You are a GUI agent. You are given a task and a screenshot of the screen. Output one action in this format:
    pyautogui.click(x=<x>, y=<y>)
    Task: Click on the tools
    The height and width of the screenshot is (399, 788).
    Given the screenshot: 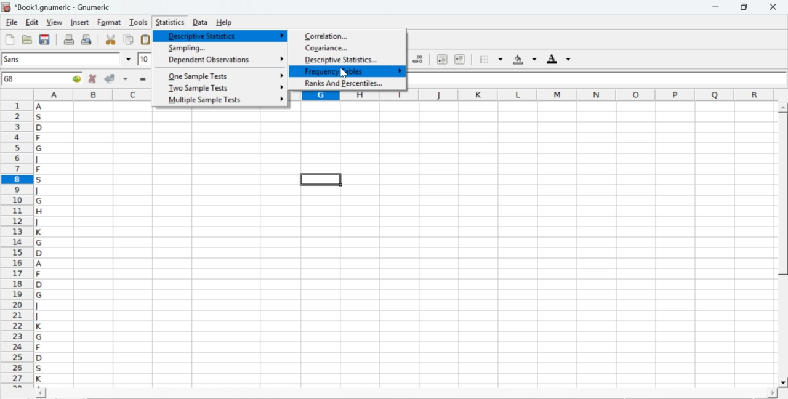 What is the action you would take?
    pyautogui.click(x=139, y=22)
    